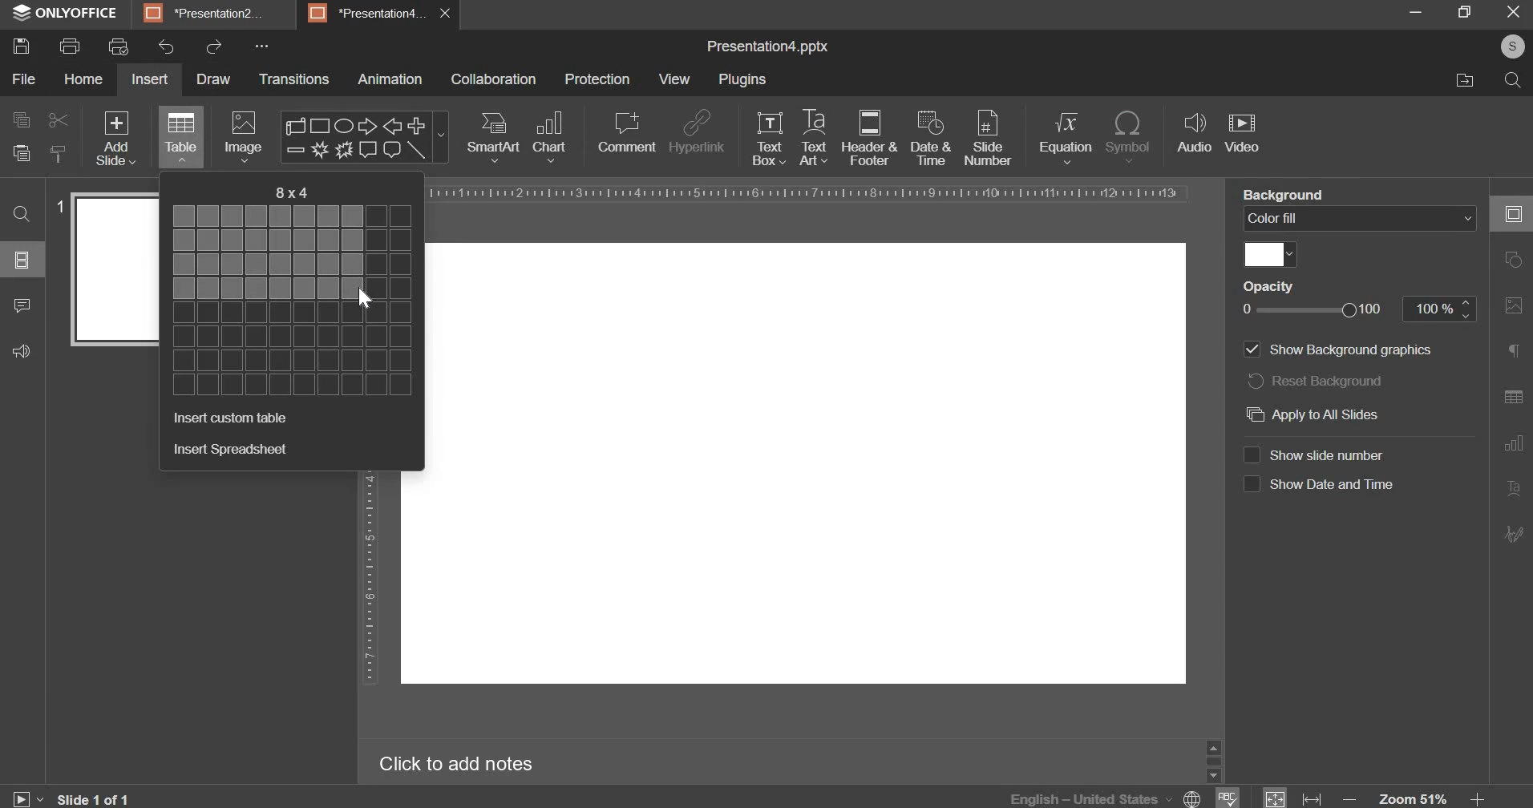 This screenshot has width=1533, height=808. I want to click on show date and time, so click(1320, 483).